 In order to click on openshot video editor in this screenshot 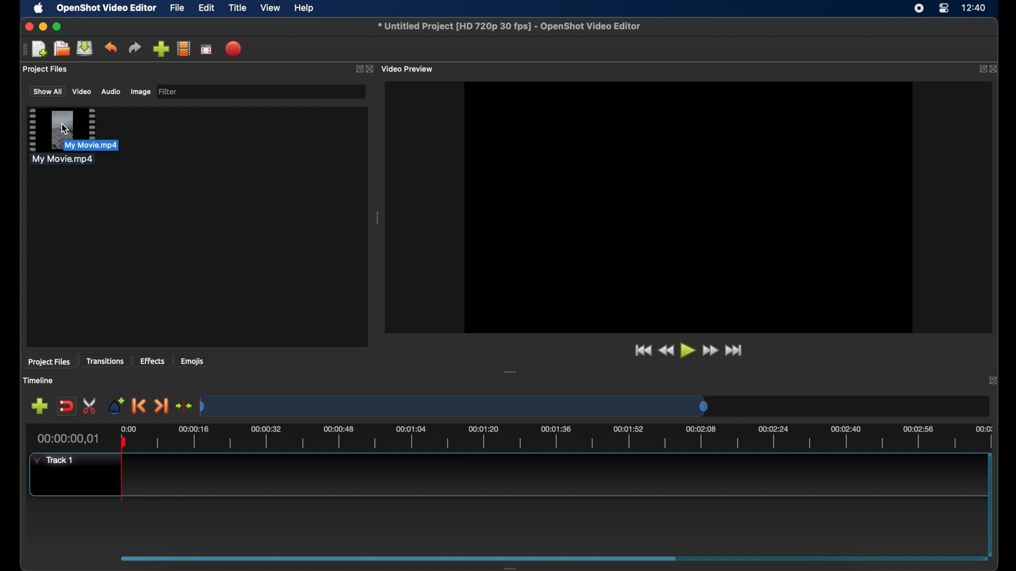, I will do `click(107, 8)`.